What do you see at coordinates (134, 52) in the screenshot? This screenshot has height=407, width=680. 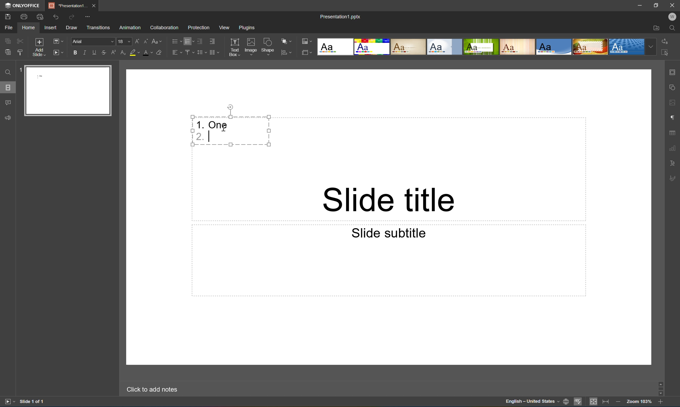 I see `Highlight color` at bounding box center [134, 52].